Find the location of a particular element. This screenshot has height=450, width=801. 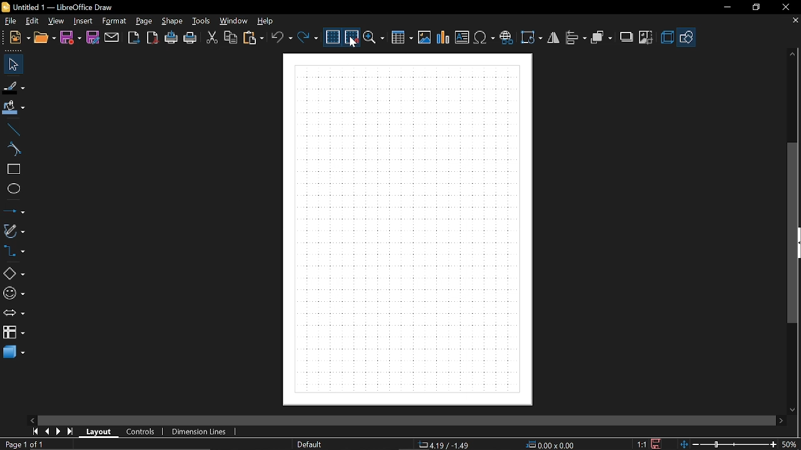

attach is located at coordinates (112, 38).